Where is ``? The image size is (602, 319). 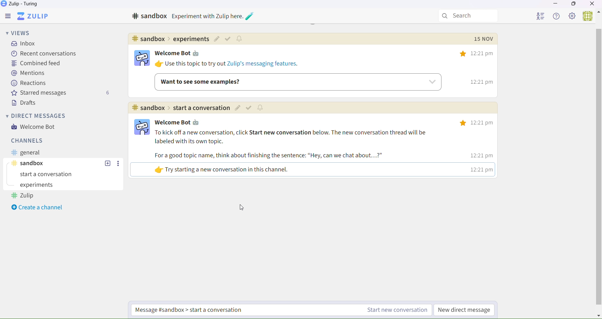  is located at coordinates (228, 39).